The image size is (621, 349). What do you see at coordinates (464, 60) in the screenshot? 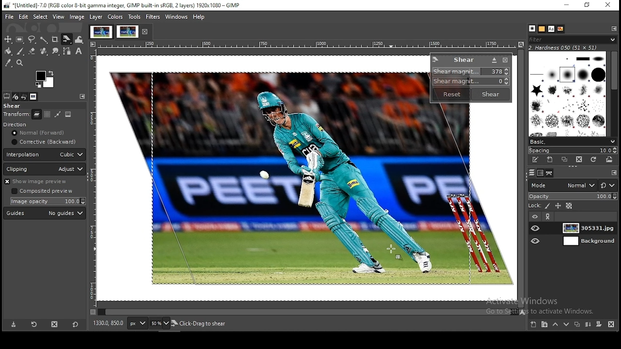
I see `shear` at bounding box center [464, 60].